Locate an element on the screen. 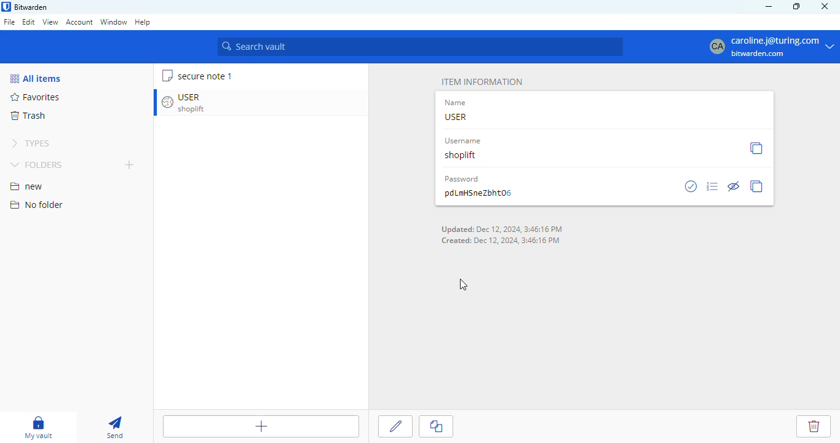 The width and height of the screenshot is (840, 443). view is located at coordinates (50, 23).